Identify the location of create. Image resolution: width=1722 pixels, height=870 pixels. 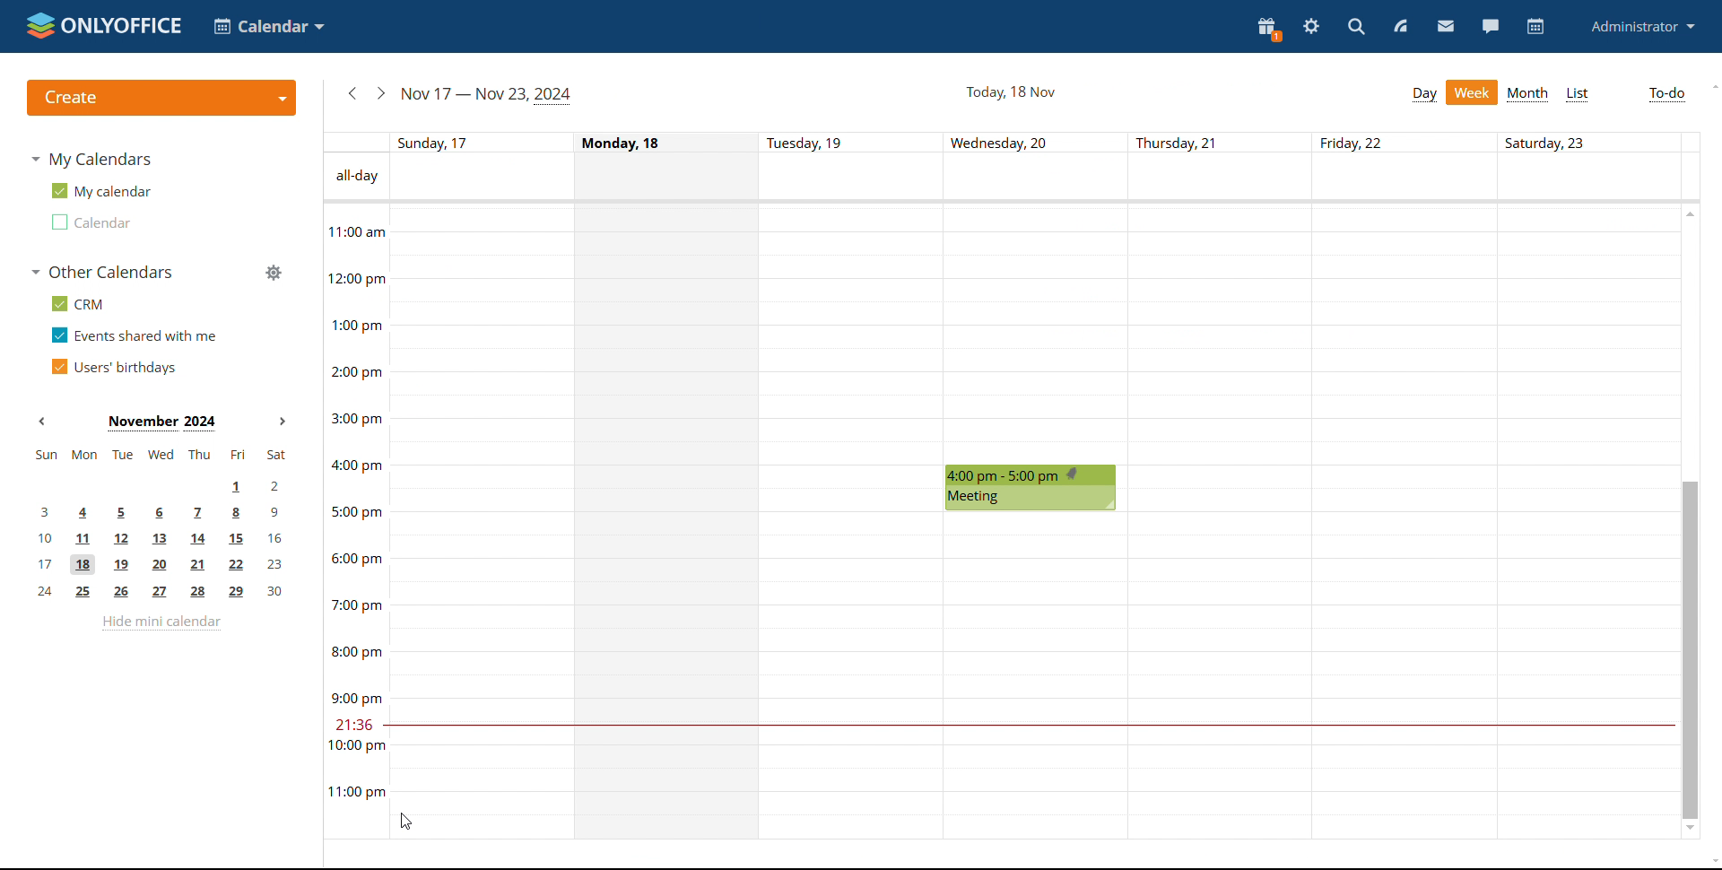
(161, 98).